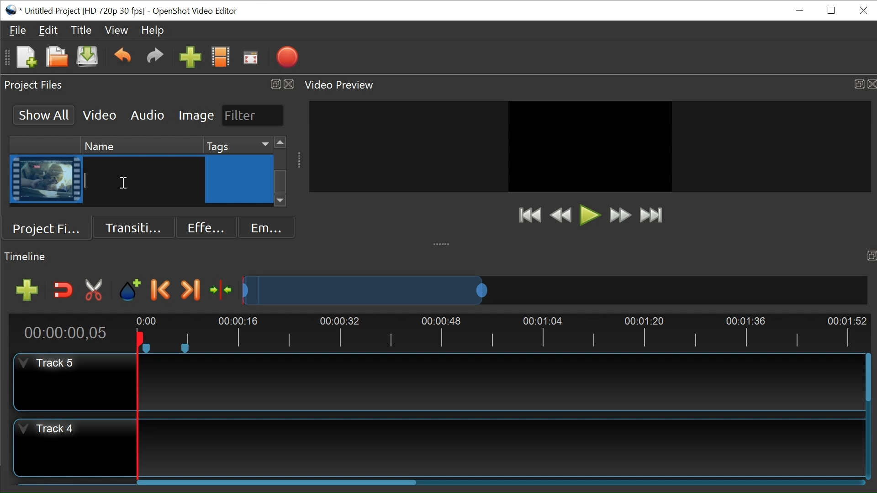 Image resolution: width=877 pixels, height=493 pixels. I want to click on Vertical Scroll bar, so click(280, 181).